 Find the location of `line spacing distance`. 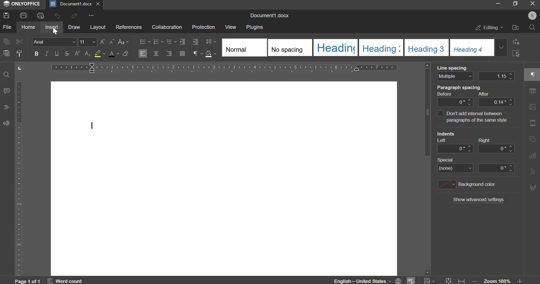

line spacing distance is located at coordinates (496, 76).